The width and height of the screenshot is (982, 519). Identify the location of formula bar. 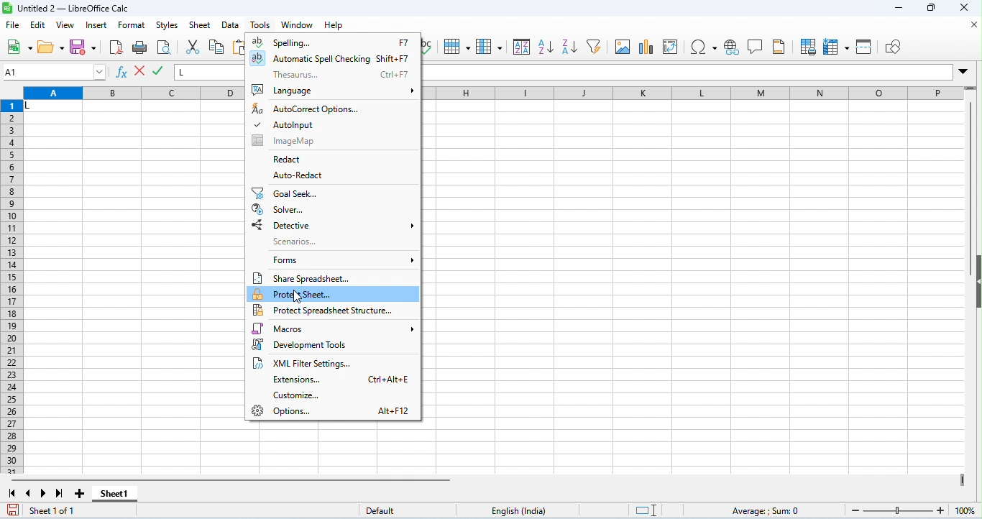
(209, 72).